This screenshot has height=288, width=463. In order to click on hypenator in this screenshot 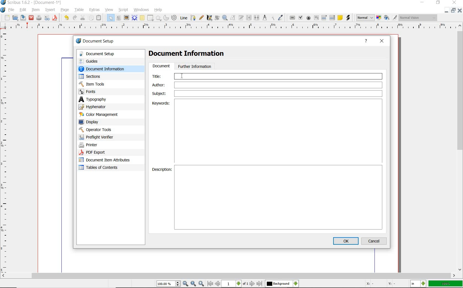, I will do `click(96, 107)`.